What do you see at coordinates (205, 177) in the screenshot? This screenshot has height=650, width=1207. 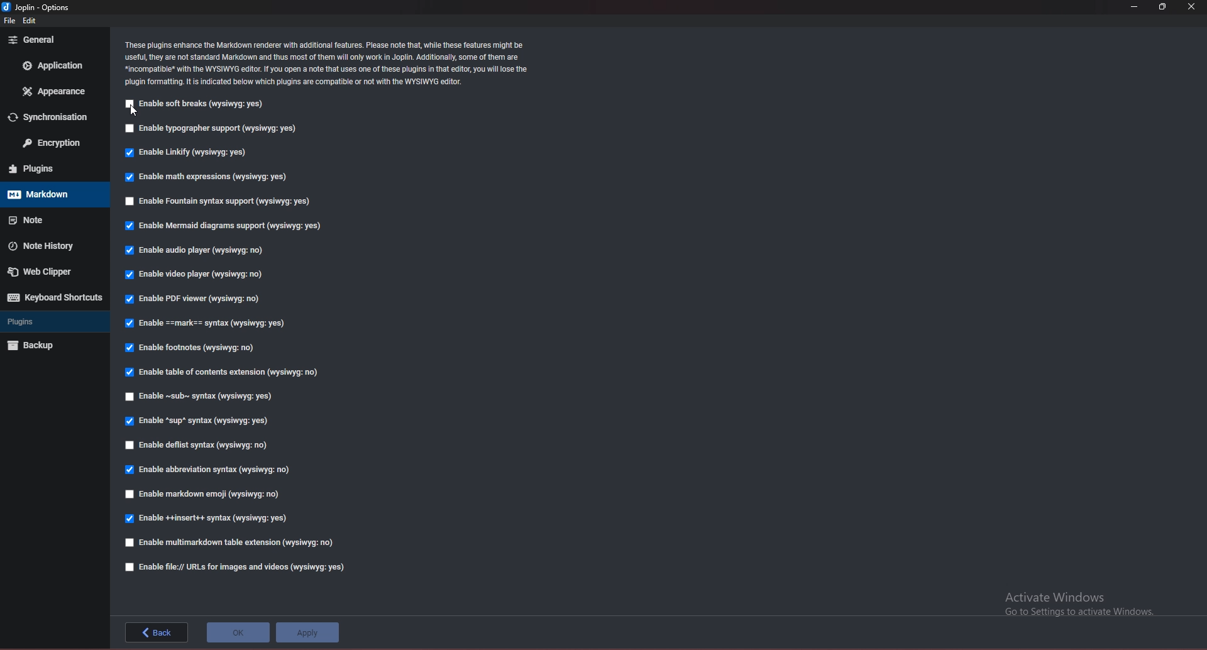 I see `enable math expressions` at bounding box center [205, 177].